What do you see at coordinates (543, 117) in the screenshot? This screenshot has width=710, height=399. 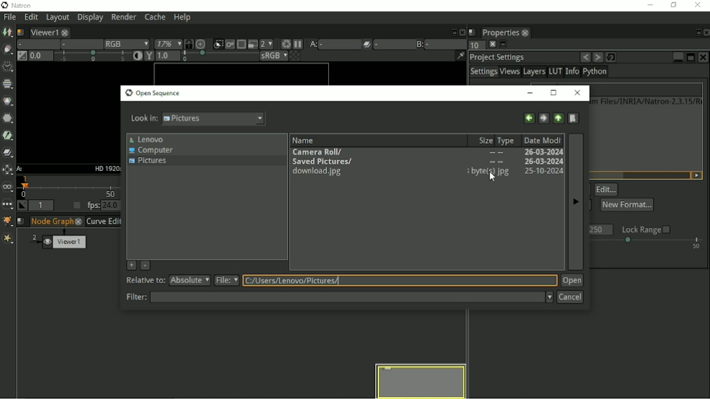 I see `Go forward` at bounding box center [543, 117].